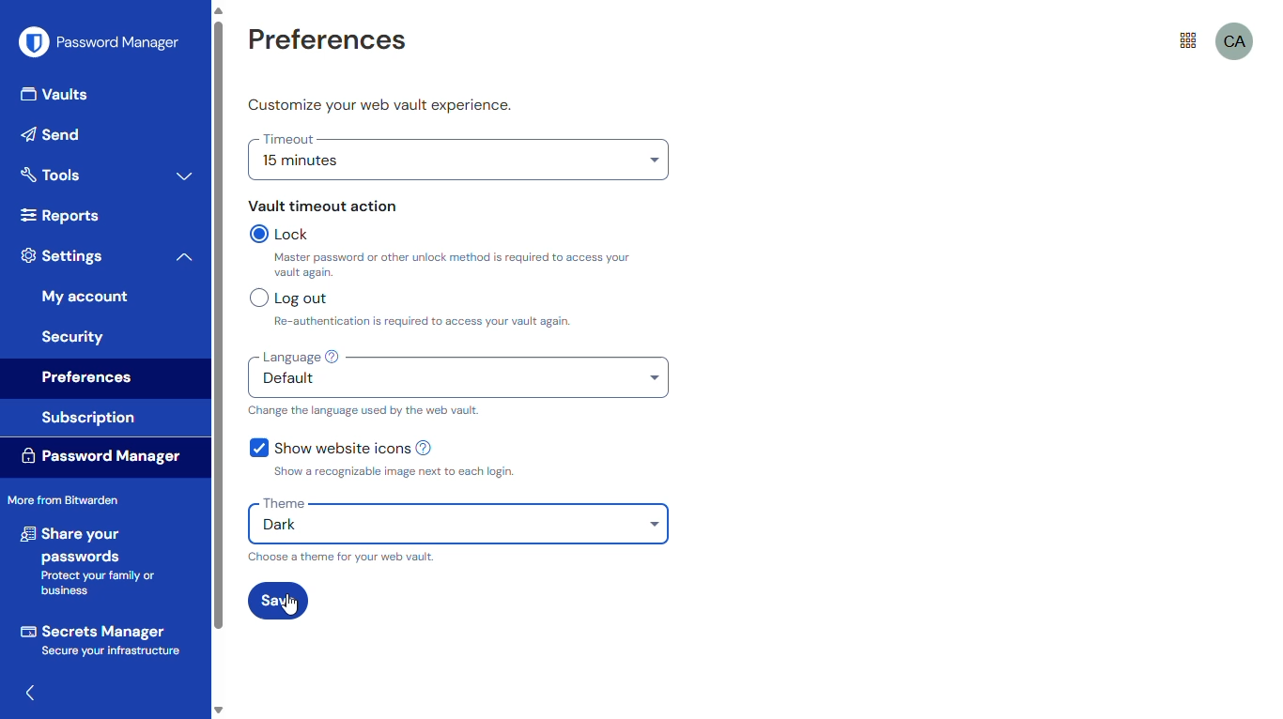 This screenshot has width=1283, height=719. Describe the element at coordinates (33, 694) in the screenshot. I see `hide` at that location.